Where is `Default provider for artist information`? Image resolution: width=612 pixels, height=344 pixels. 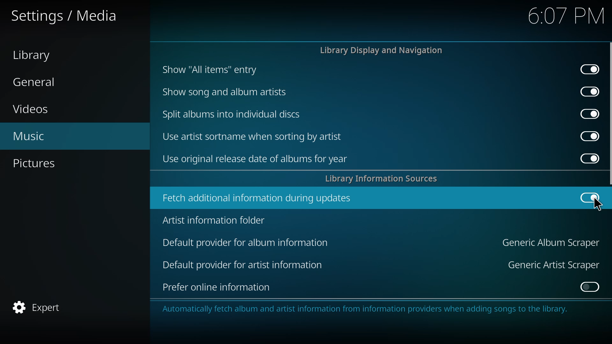 Default provider for artist information is located at coordinates (247, 268).